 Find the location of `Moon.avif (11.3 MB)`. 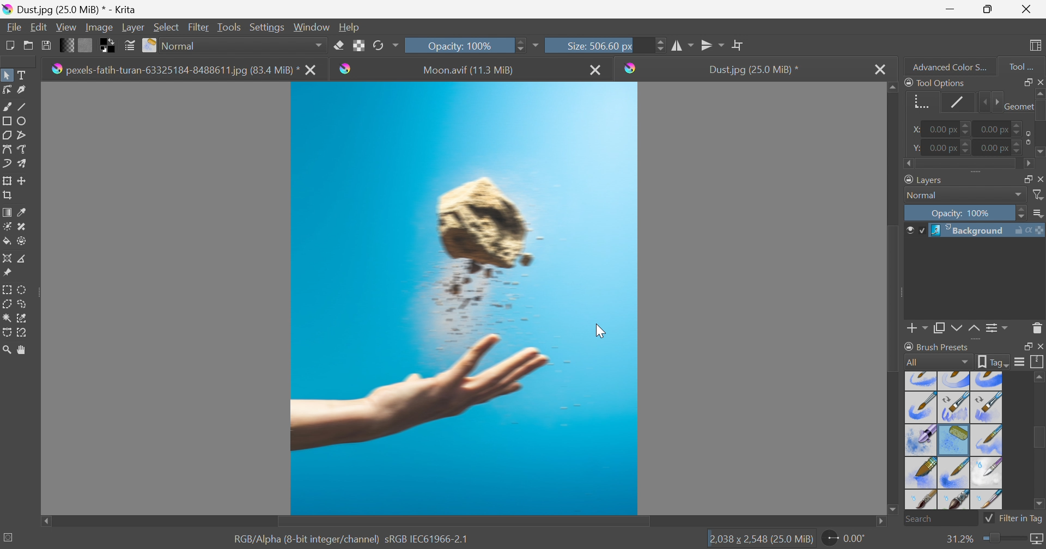

Moon.avif (11.3 MB) is located at coordinates (470, 70).